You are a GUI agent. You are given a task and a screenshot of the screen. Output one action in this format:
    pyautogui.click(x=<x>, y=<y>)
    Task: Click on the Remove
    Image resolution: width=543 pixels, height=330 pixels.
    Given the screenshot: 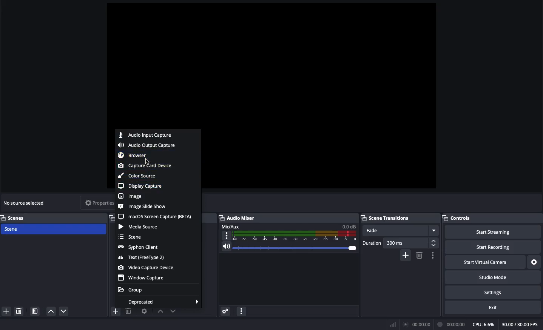 What is the action you would take?
    pyautogui.click(x=420, y=255)
    